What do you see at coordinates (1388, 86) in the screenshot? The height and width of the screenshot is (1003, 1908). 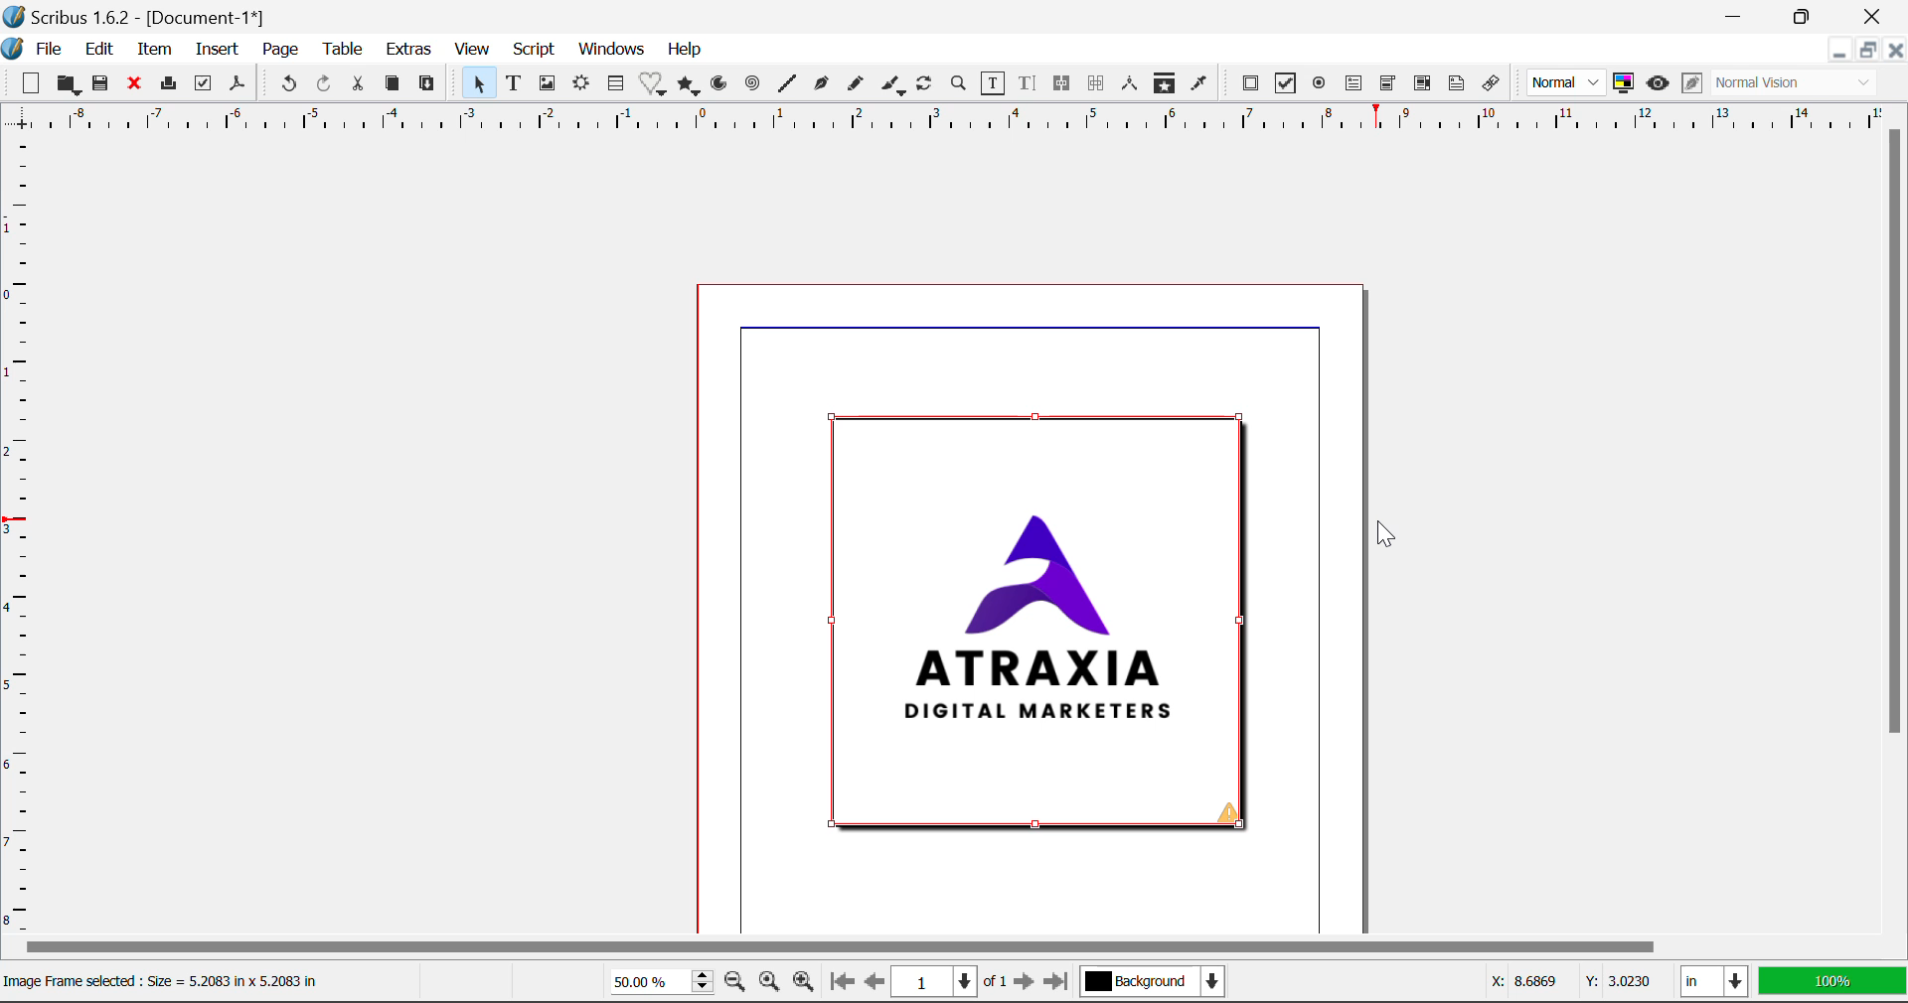 I see `Pdf Combo box` at bounding box center [1388, 86].